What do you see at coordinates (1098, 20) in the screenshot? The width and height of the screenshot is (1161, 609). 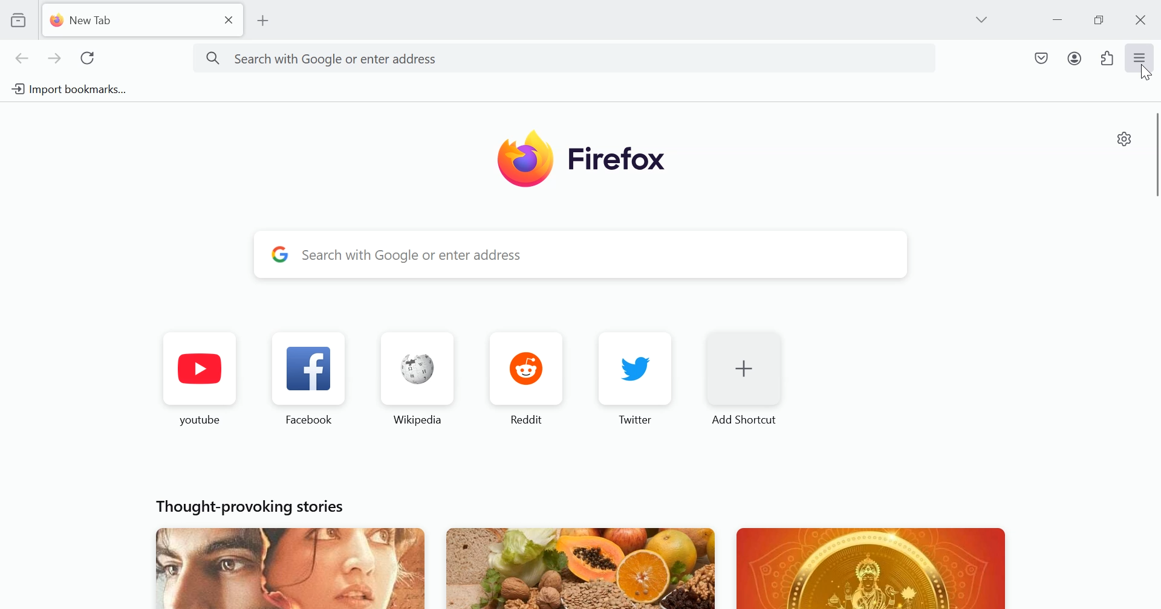 I see `Maximize` at bounding box center [1098, 20].